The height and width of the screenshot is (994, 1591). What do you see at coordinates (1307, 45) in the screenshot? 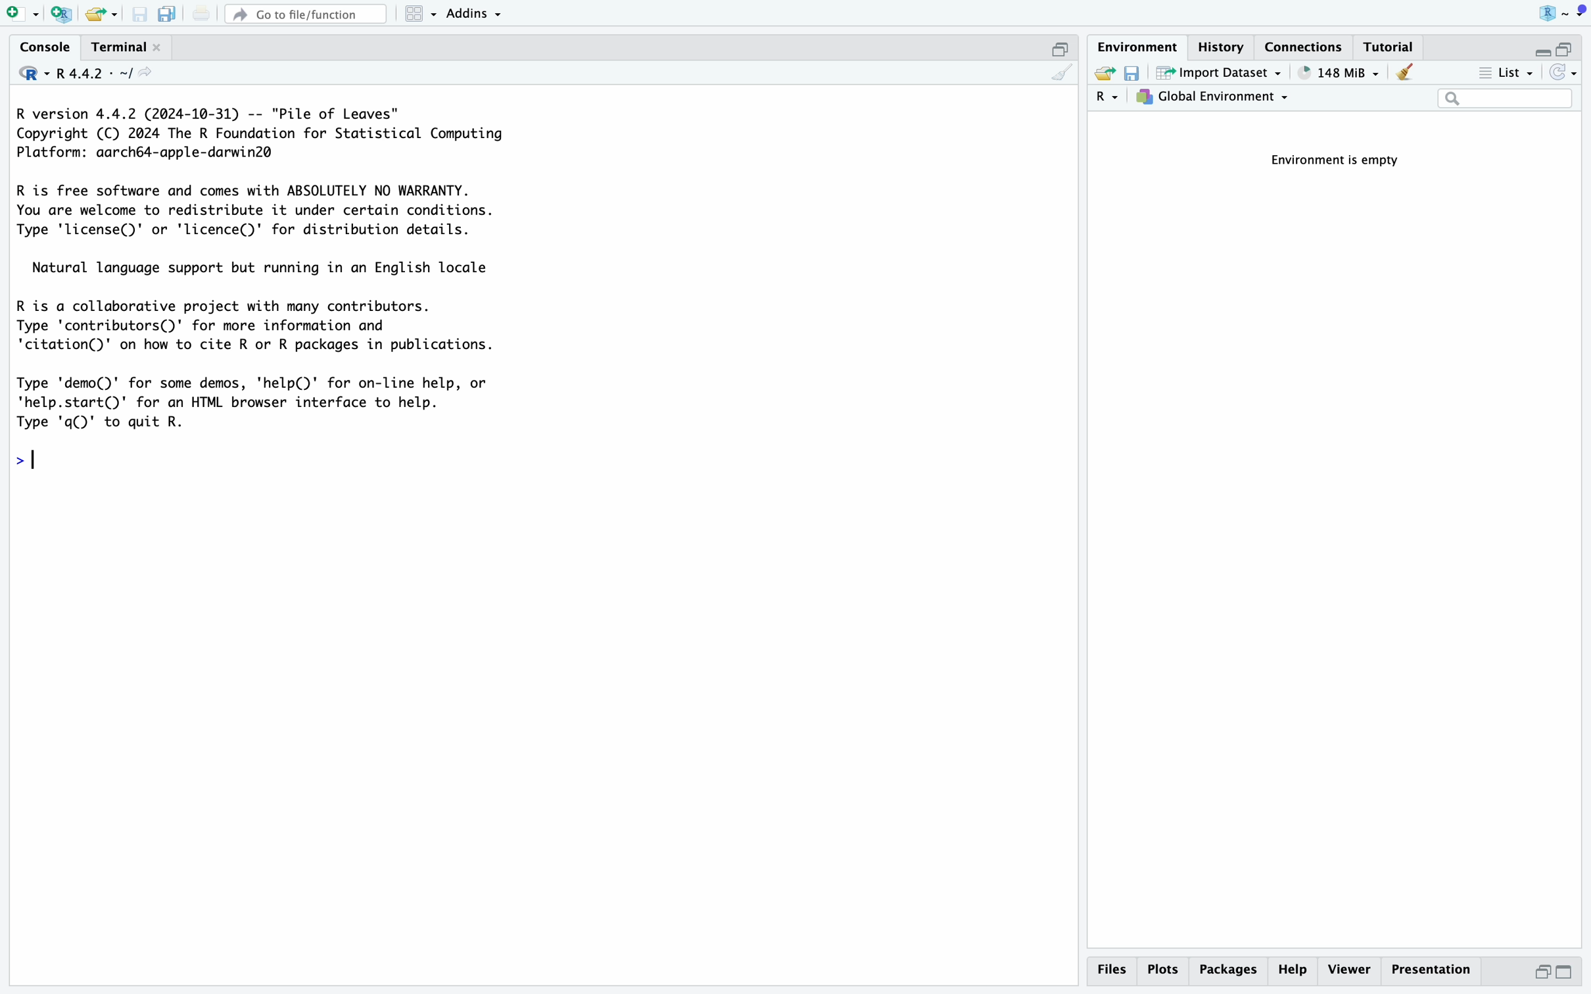
I see `connections` at bounding box center [1307, 45].